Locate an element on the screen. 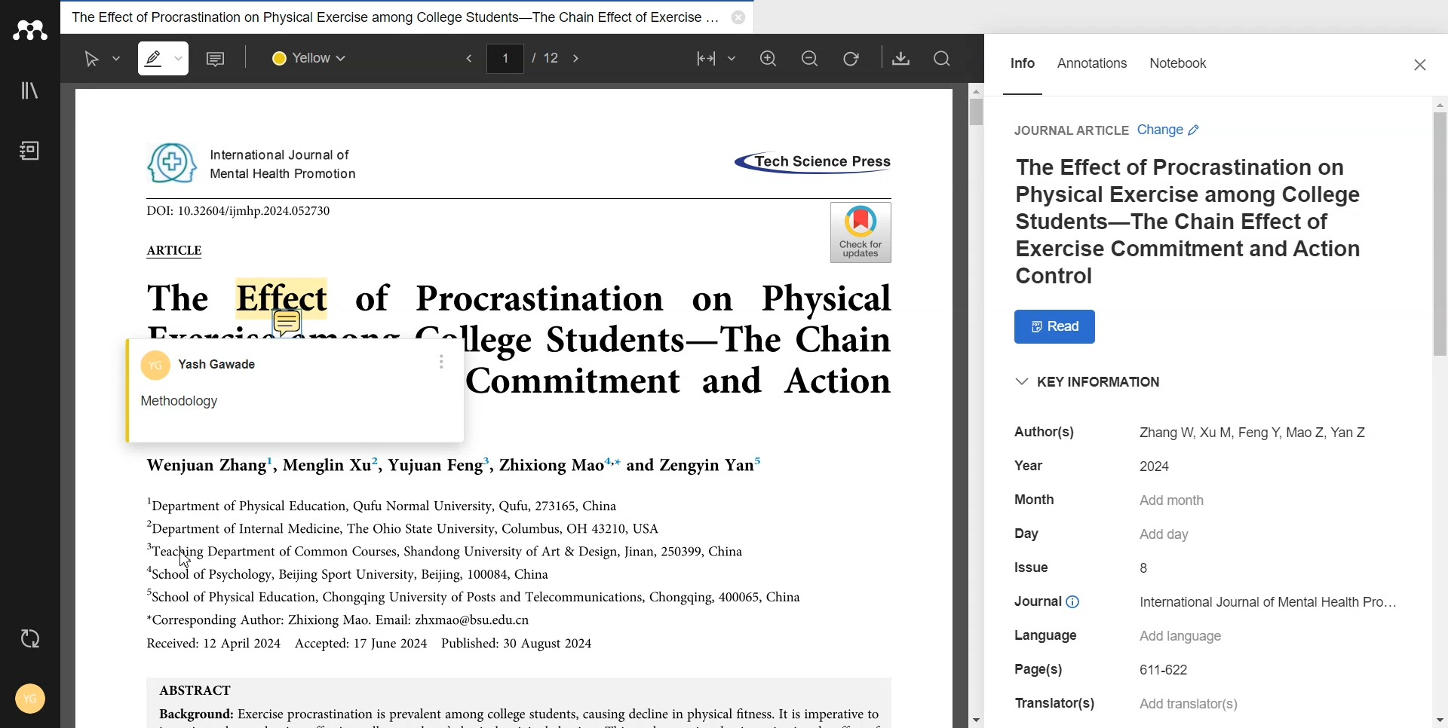 Image resolution: width=1448 pixels, height=728 pixels. Next is located at coordinates (575, 59).